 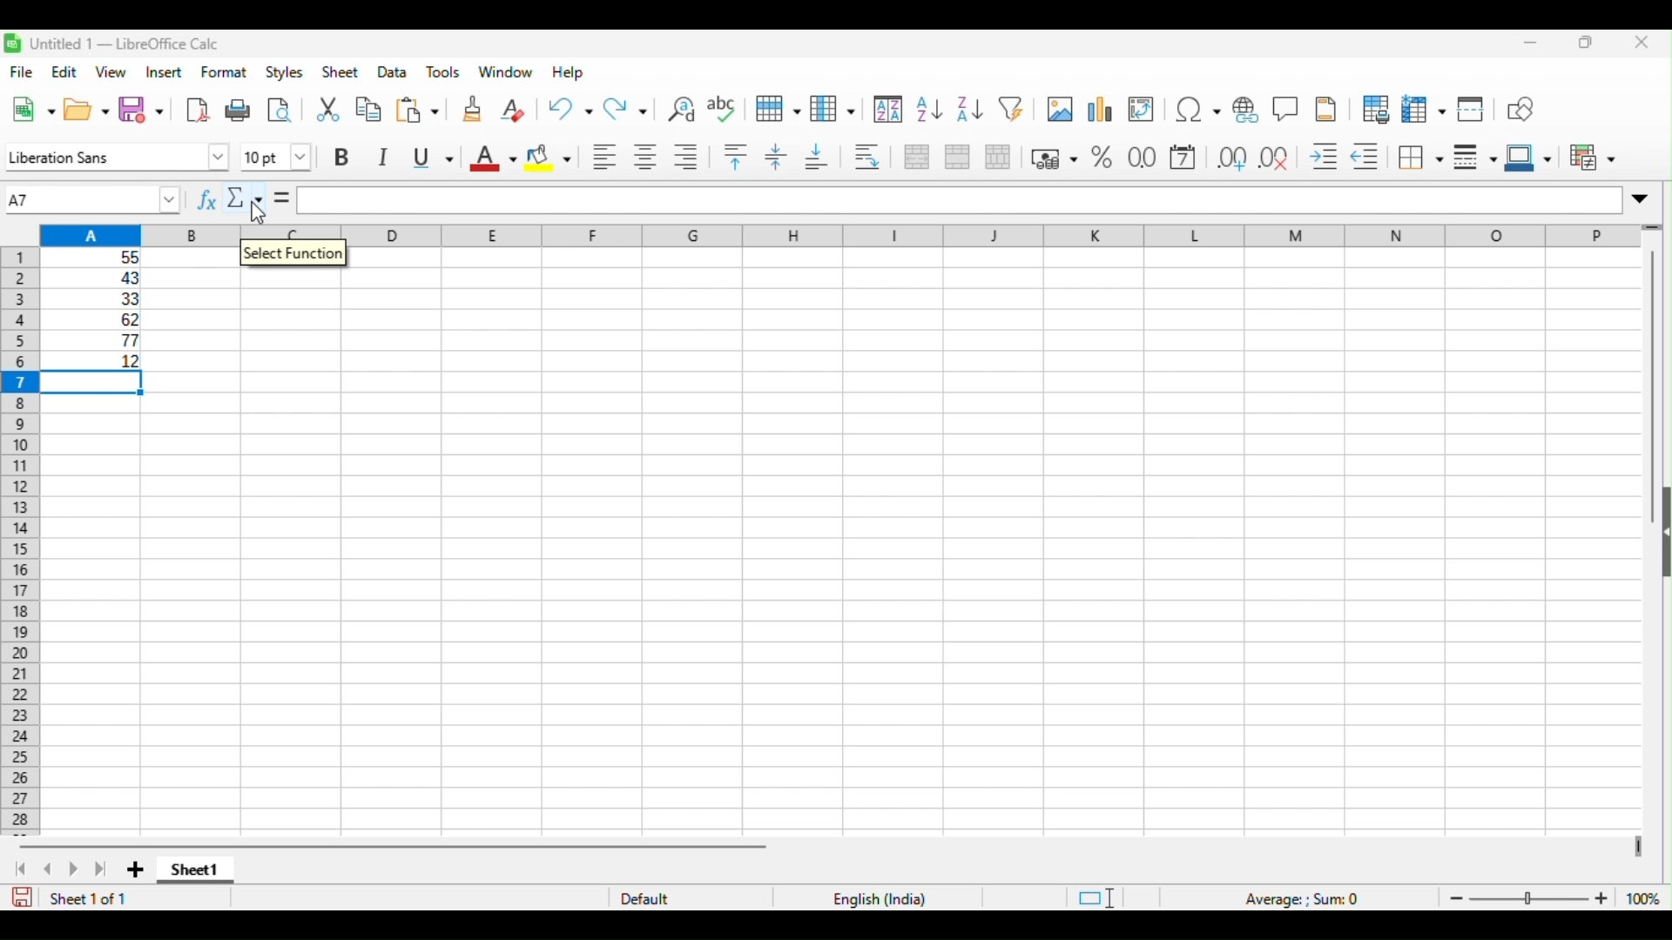 I want to click on insert image, so click(x=1061, y=107).